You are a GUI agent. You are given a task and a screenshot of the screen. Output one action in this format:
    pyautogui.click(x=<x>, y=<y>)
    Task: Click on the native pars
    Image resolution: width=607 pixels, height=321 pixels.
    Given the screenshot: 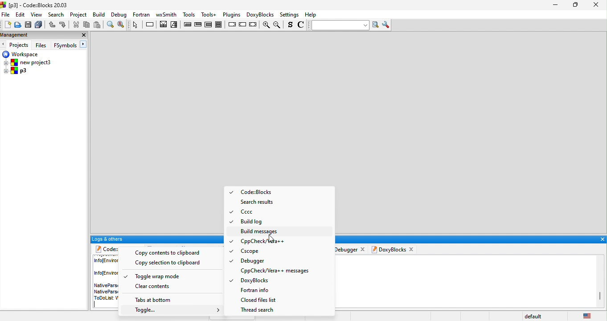 What is the action you would take?
    pyautogui.click(x=105, y=288)
    